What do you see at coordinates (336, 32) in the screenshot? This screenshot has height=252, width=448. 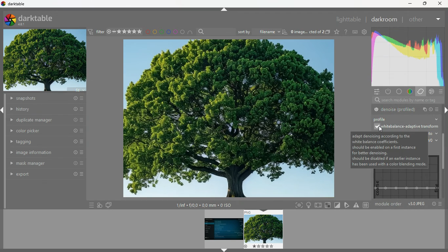 I see `favorite` at bounding box center [336, 32].